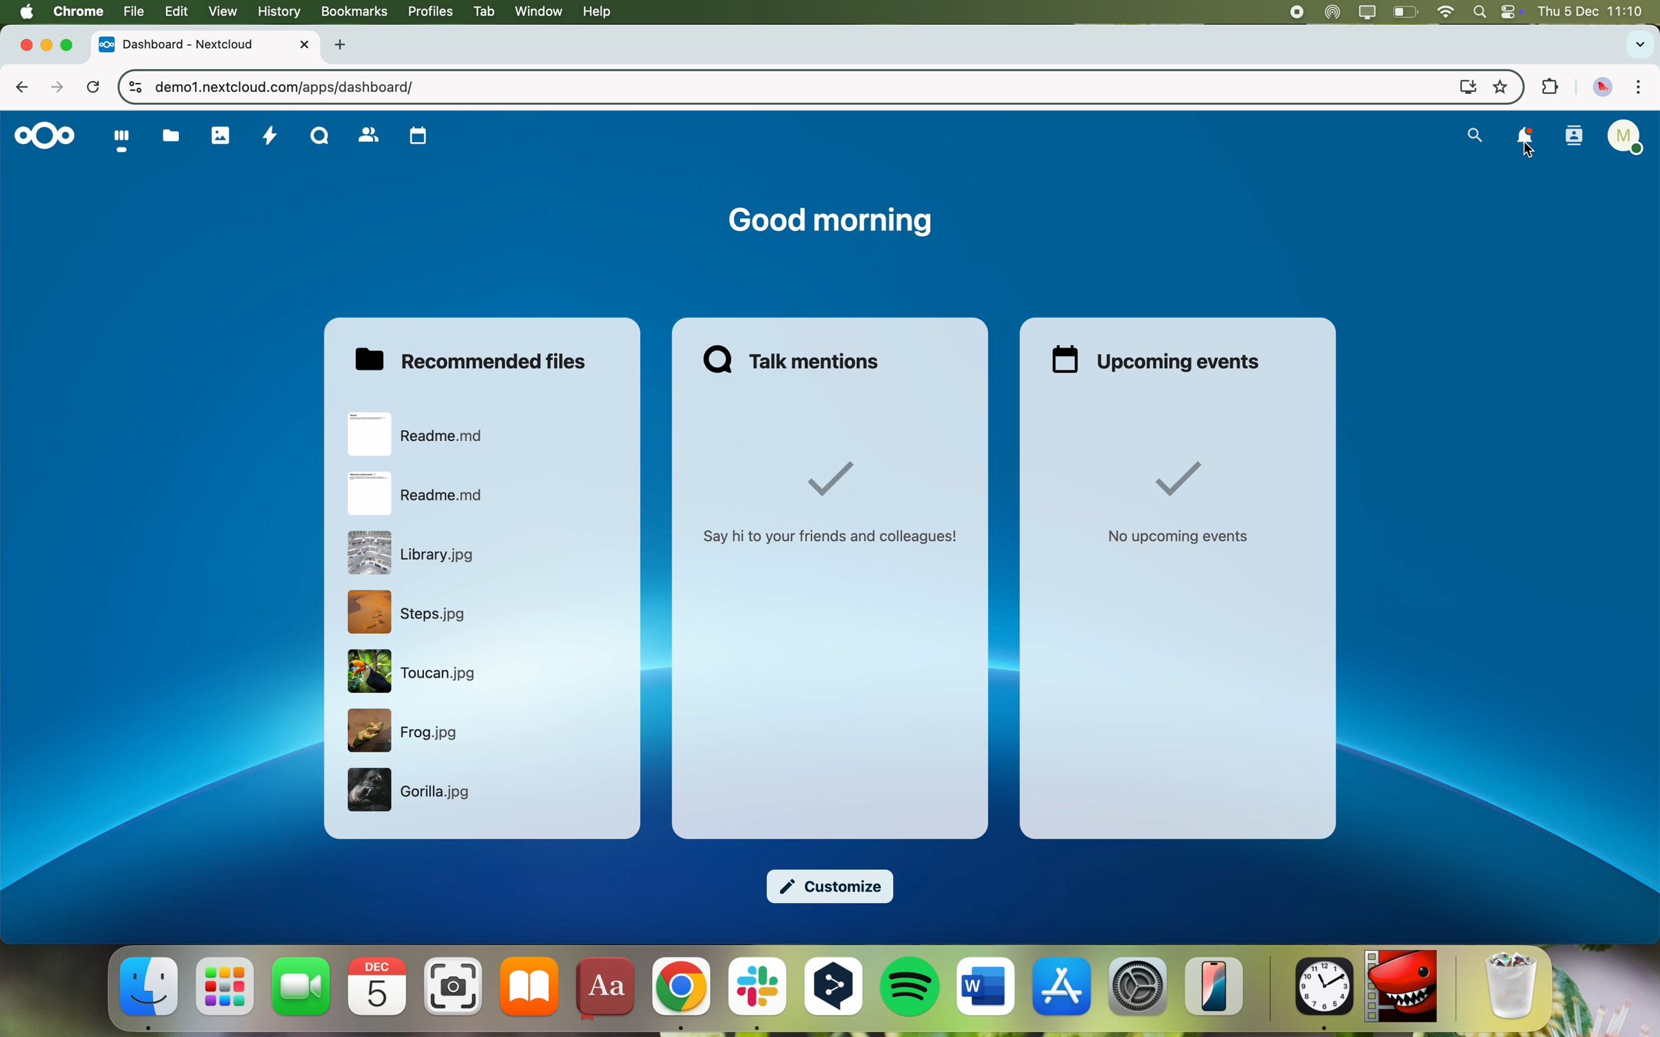 This screenshot has height=1037, width=1660. What do you see at coordinates (1462, 86) in the screenshot?
I see `screen` at bounding box center [1462, 86].